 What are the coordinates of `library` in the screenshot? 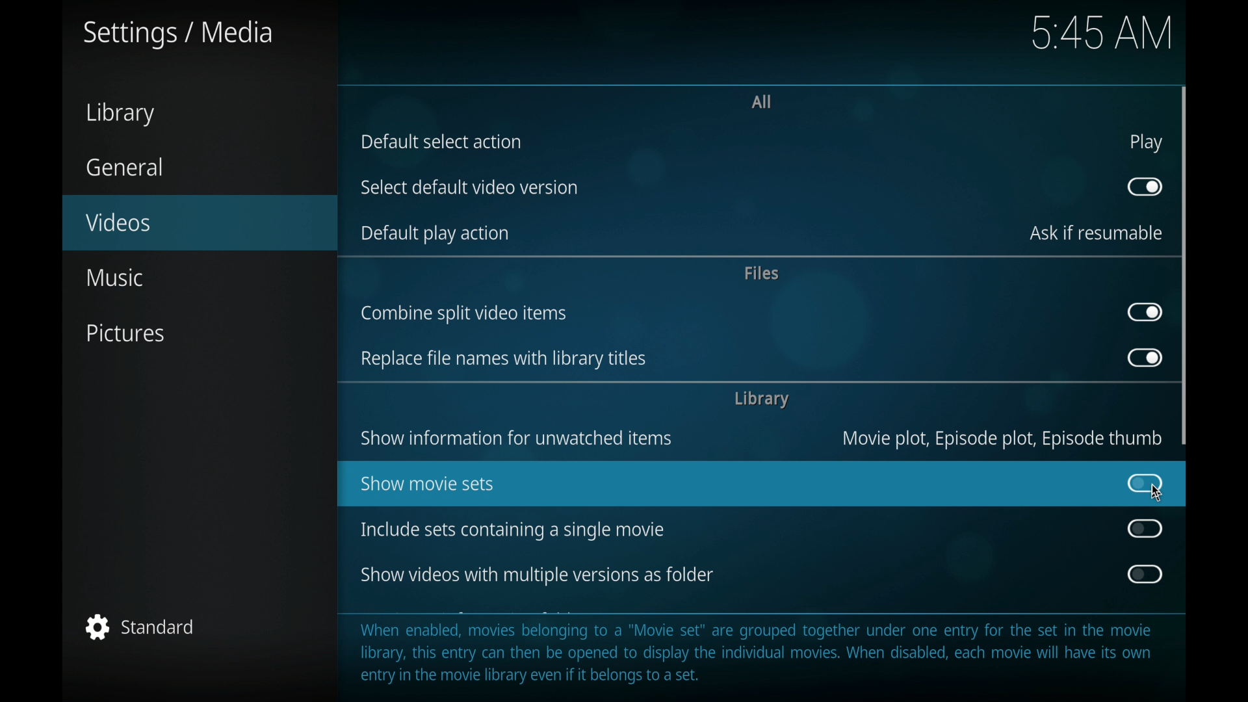 It's located at (761, 399).